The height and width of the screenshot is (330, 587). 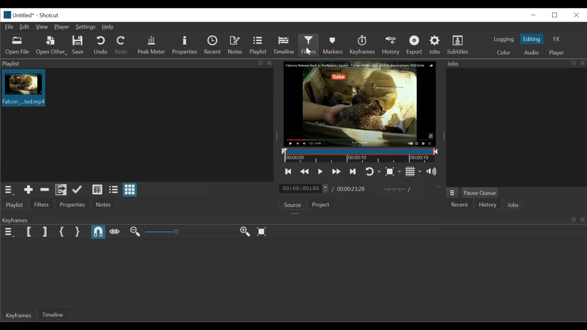 I want to click on Help, so click(x=110, y=27).